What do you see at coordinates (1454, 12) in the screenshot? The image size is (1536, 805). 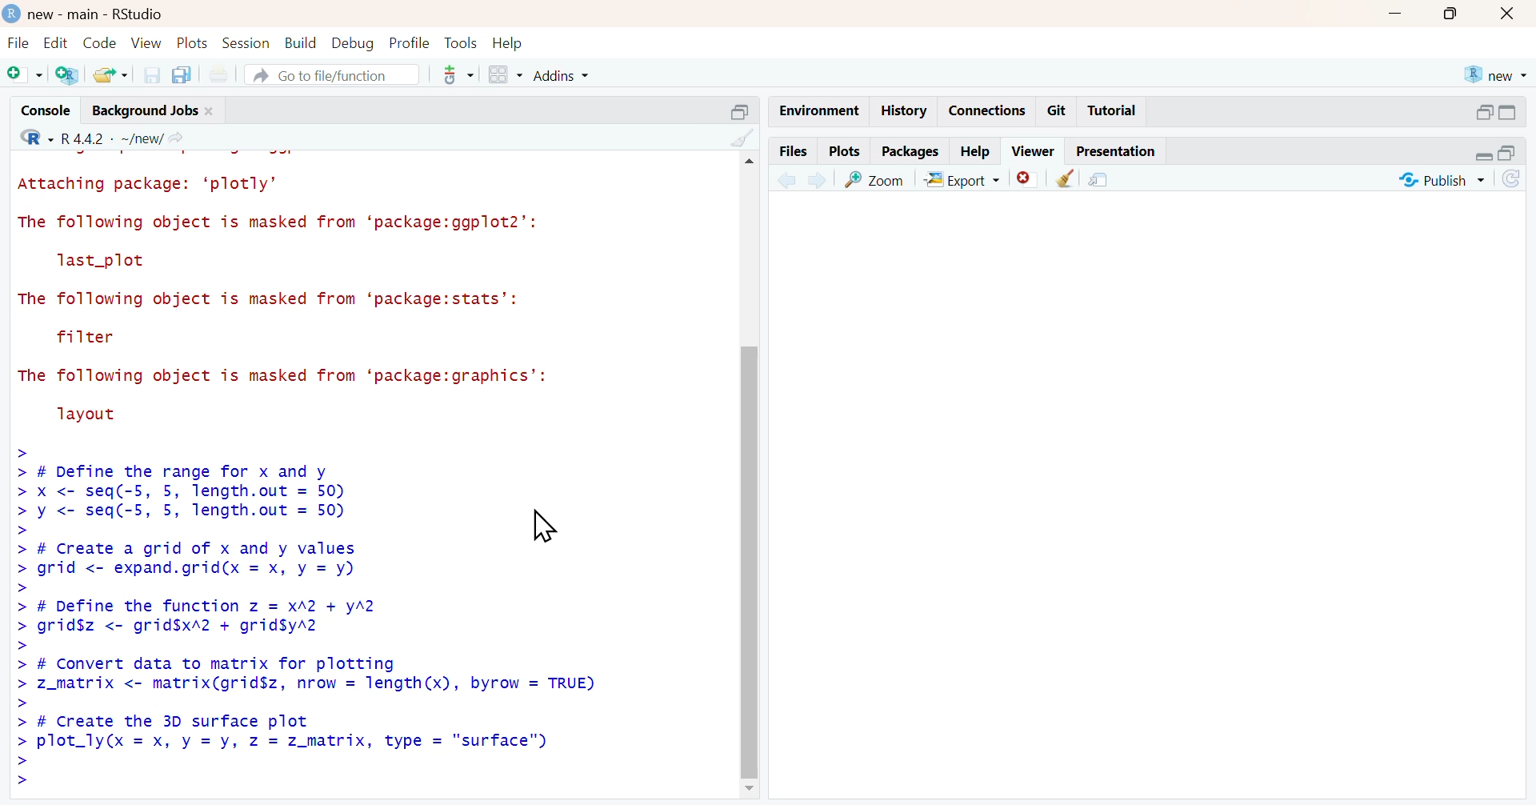 I see `maximize` at bounding box center [1454, 12].